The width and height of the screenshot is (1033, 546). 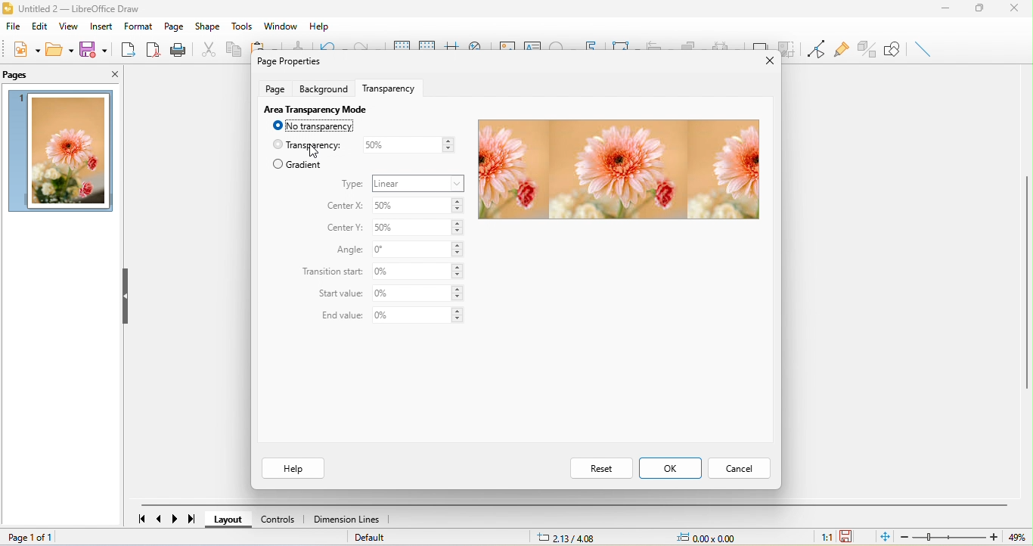 I want to click on dimension lines, so click(x=350, y=520).